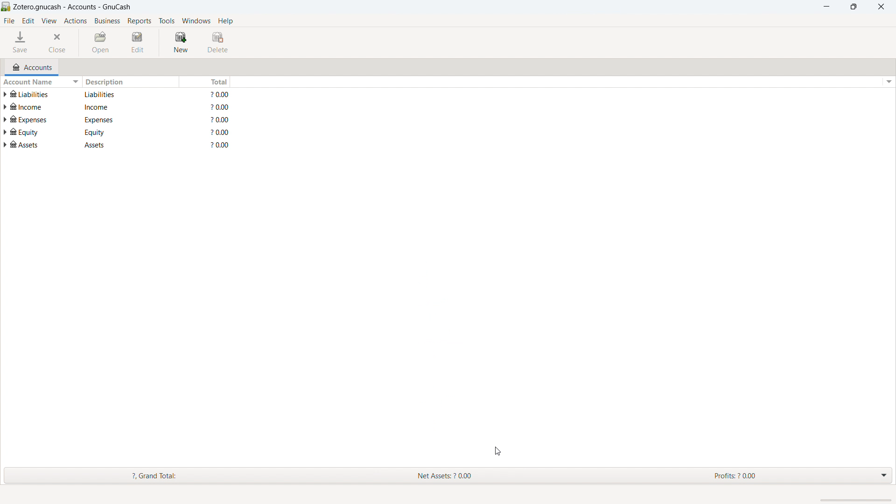  What do you see at coordinates (73, 7) in the screenshot?
I see `title` at bounding box center [73, 7].